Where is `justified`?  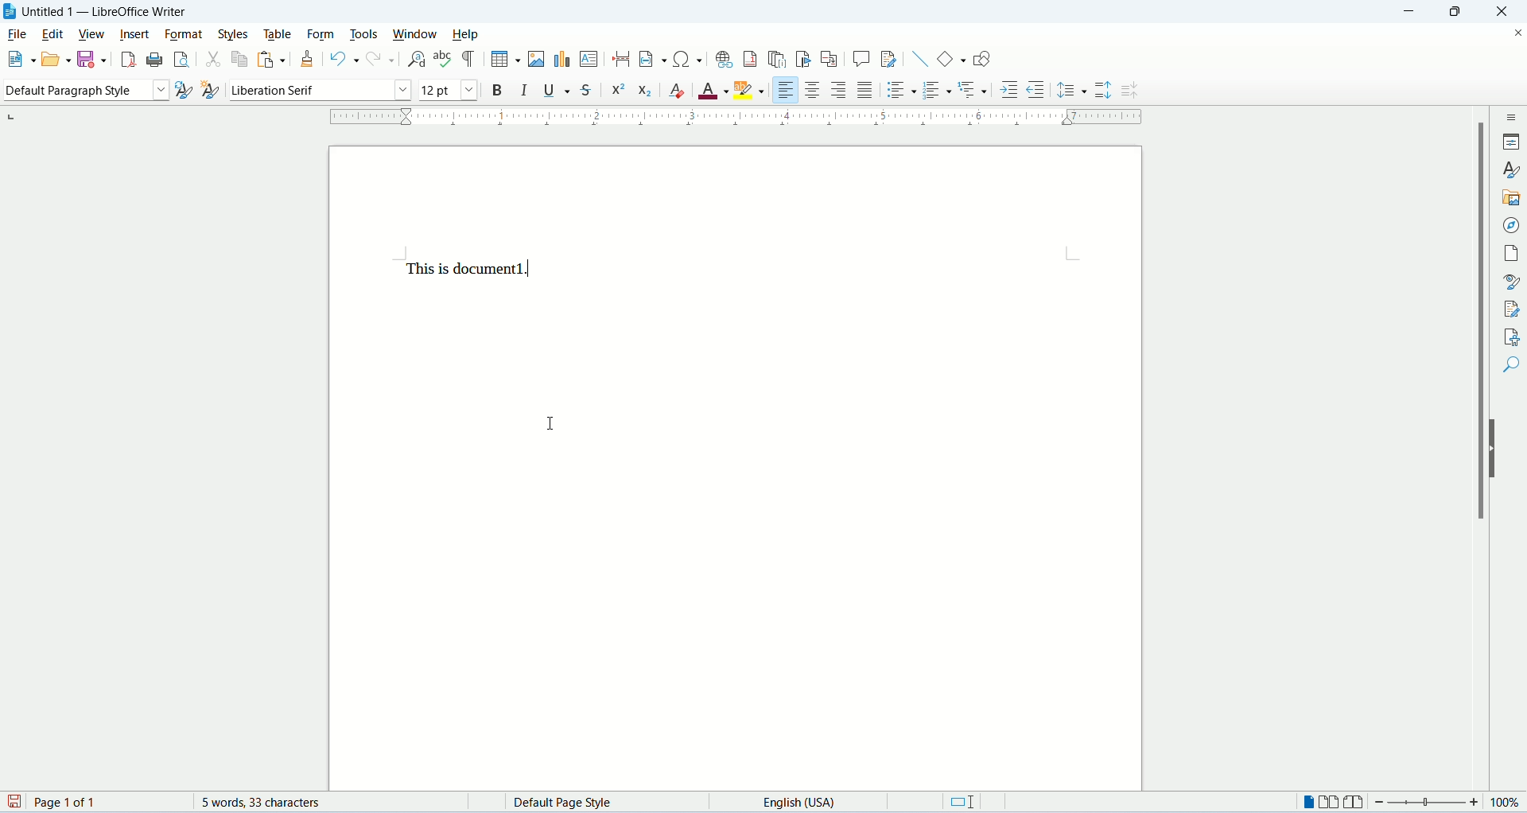 justified is located at coordinates (865, 91).